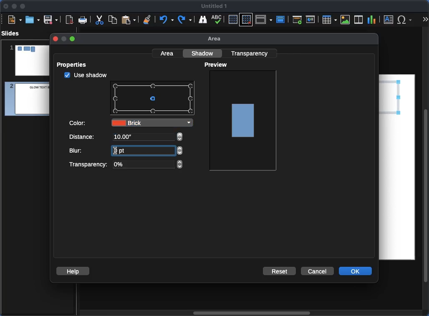  What do you see at coordinates (329, 19) in the screenshot?
I see `Table` at bounding box center [329, 19].